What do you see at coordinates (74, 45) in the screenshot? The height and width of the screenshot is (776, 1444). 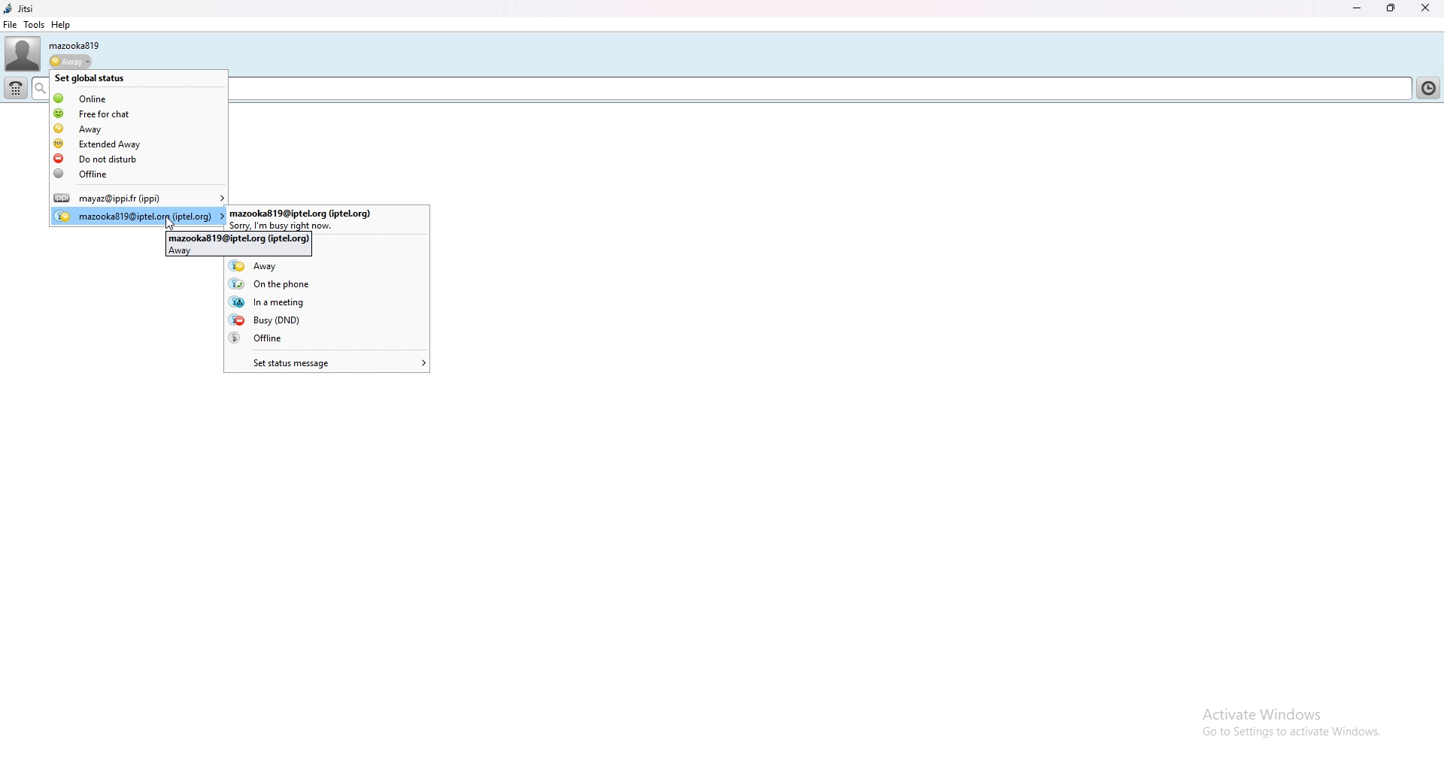 I see `username` at bounding box center [74, 45].